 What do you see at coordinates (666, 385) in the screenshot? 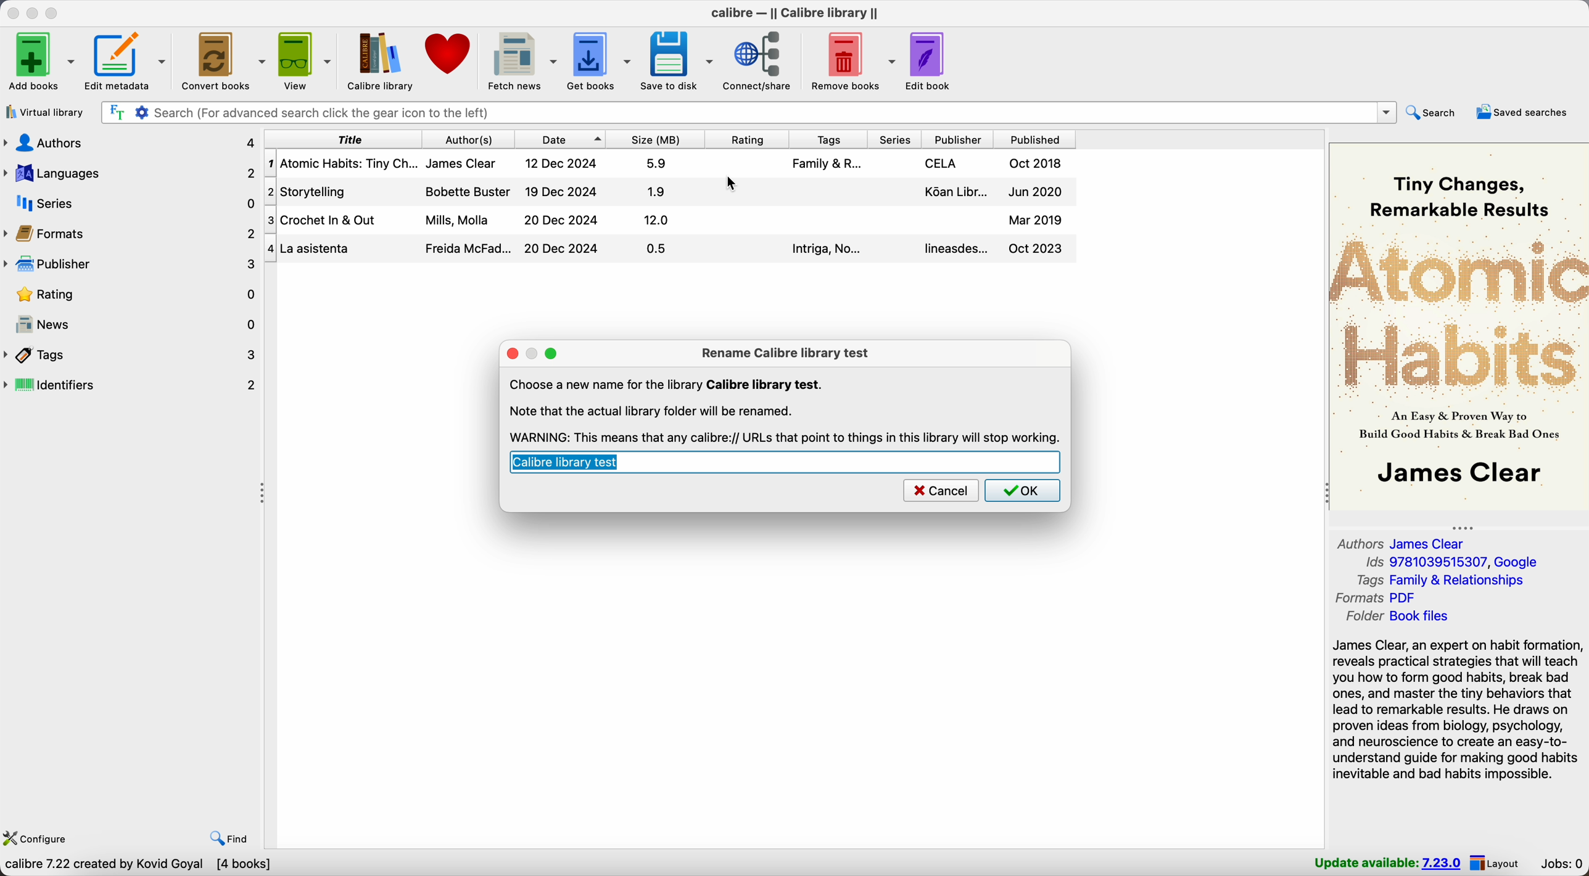
I see `Choose a new name for the library Calibre library test` at bounding box center [666, 385].